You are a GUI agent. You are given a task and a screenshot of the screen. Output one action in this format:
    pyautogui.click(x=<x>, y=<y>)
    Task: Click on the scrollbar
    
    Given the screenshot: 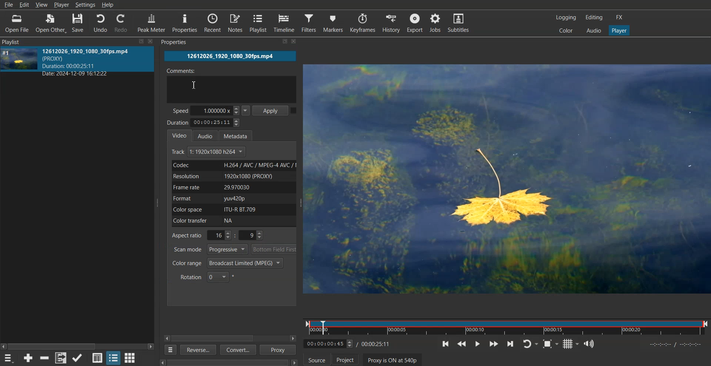 What is the action you would take?
    pyautogui.click(x=230, y=363)
    